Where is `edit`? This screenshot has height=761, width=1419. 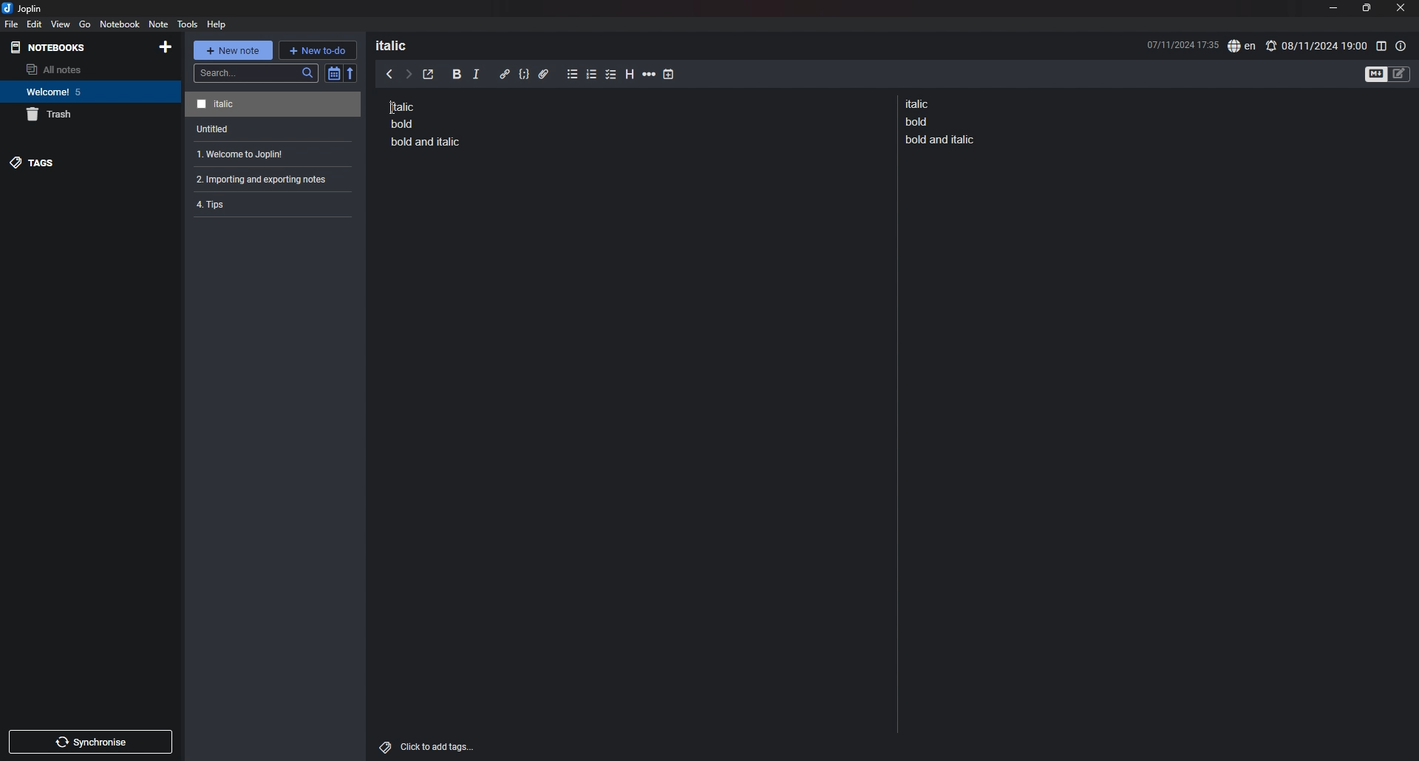 edit is located at coordinates (35, 24).